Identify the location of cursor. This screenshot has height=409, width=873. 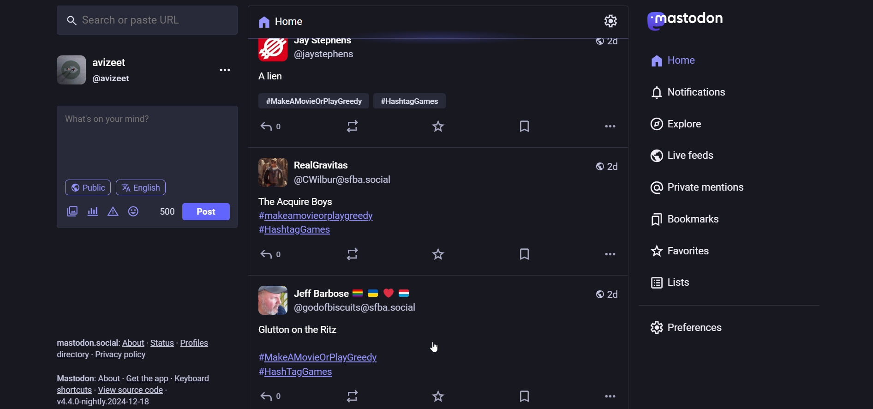
(438, 346).